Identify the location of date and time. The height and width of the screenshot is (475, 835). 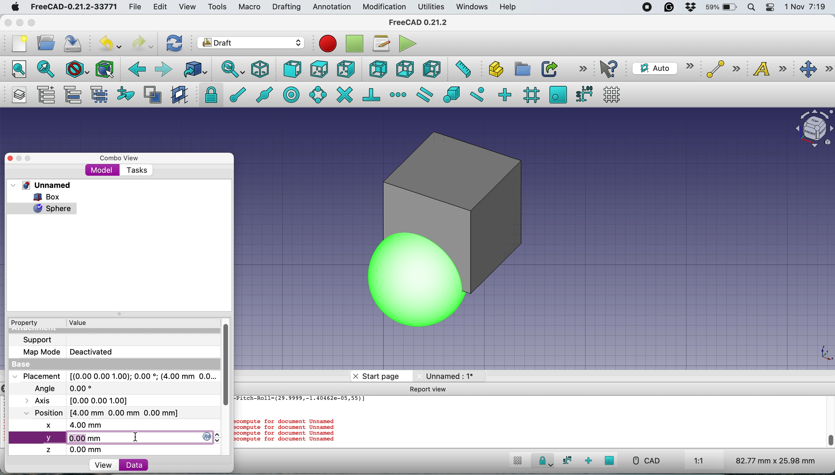
(806, 7).